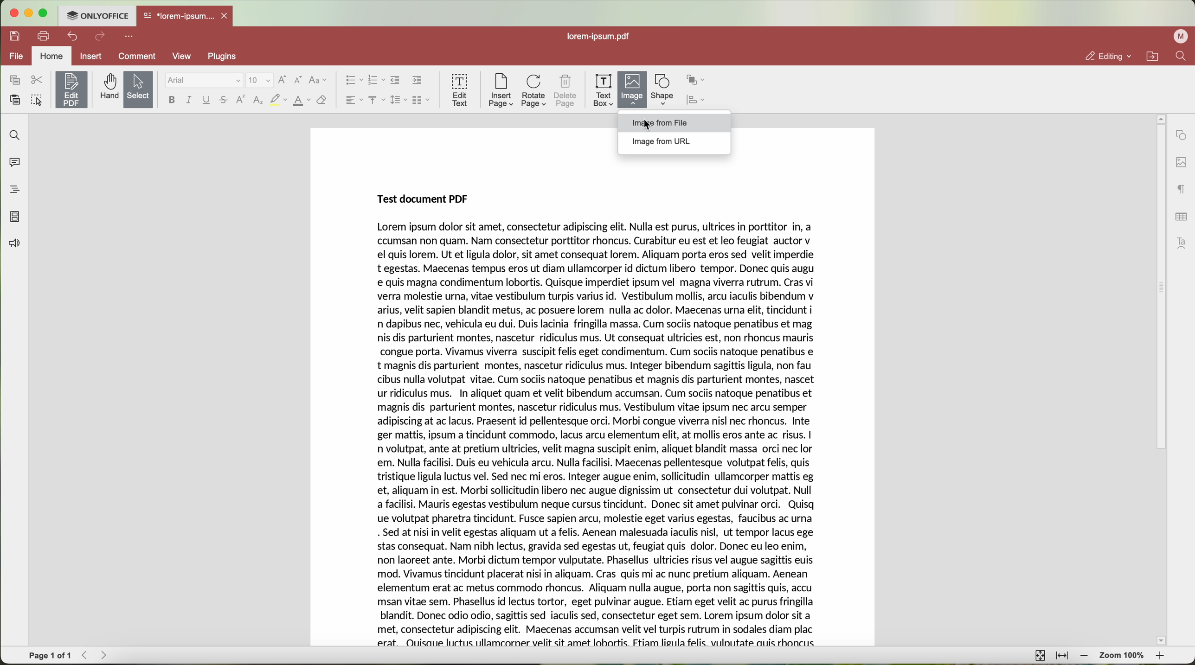 The width and height of the screenshot is (1195, 665). I want to click on cursor, so click(648, 127).